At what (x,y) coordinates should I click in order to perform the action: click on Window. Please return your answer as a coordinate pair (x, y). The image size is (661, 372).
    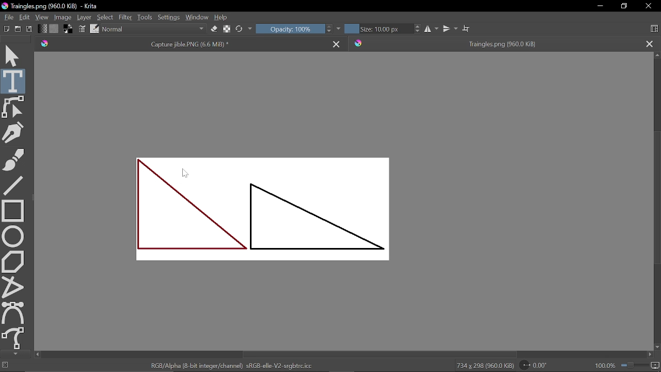
    Looking at the image, I should click on (197, 18).